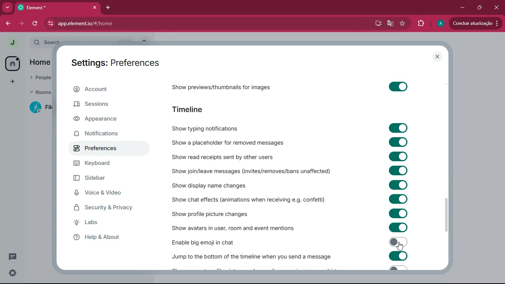 Image resolution: width=505 pixels, height=284 pixels. Describe the element at coordinates (189, 110) in the screenshot. I see `timeline` at that location.